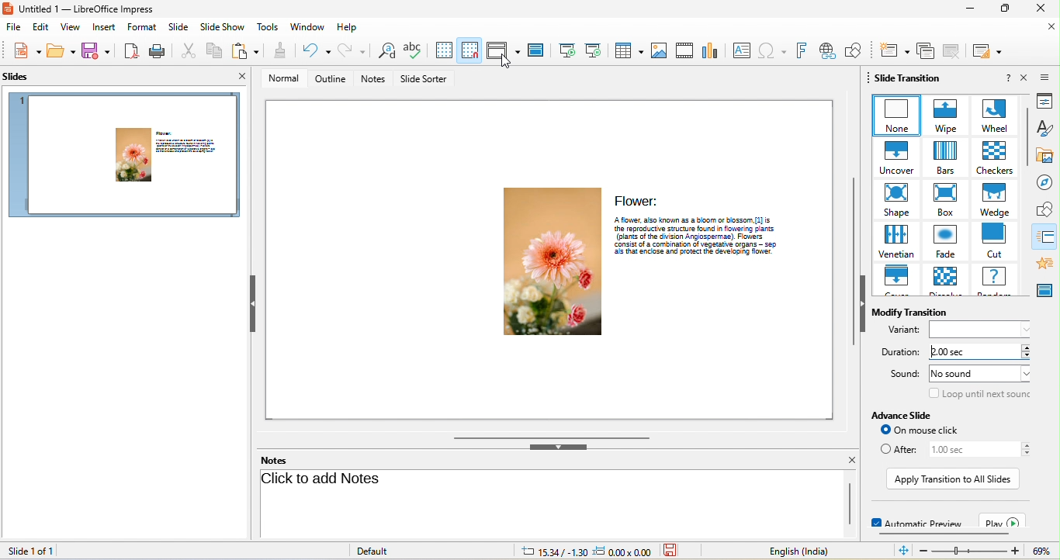  Describe the element at coordinates (903, 330) in the screenshot. I see `variants` at that location.